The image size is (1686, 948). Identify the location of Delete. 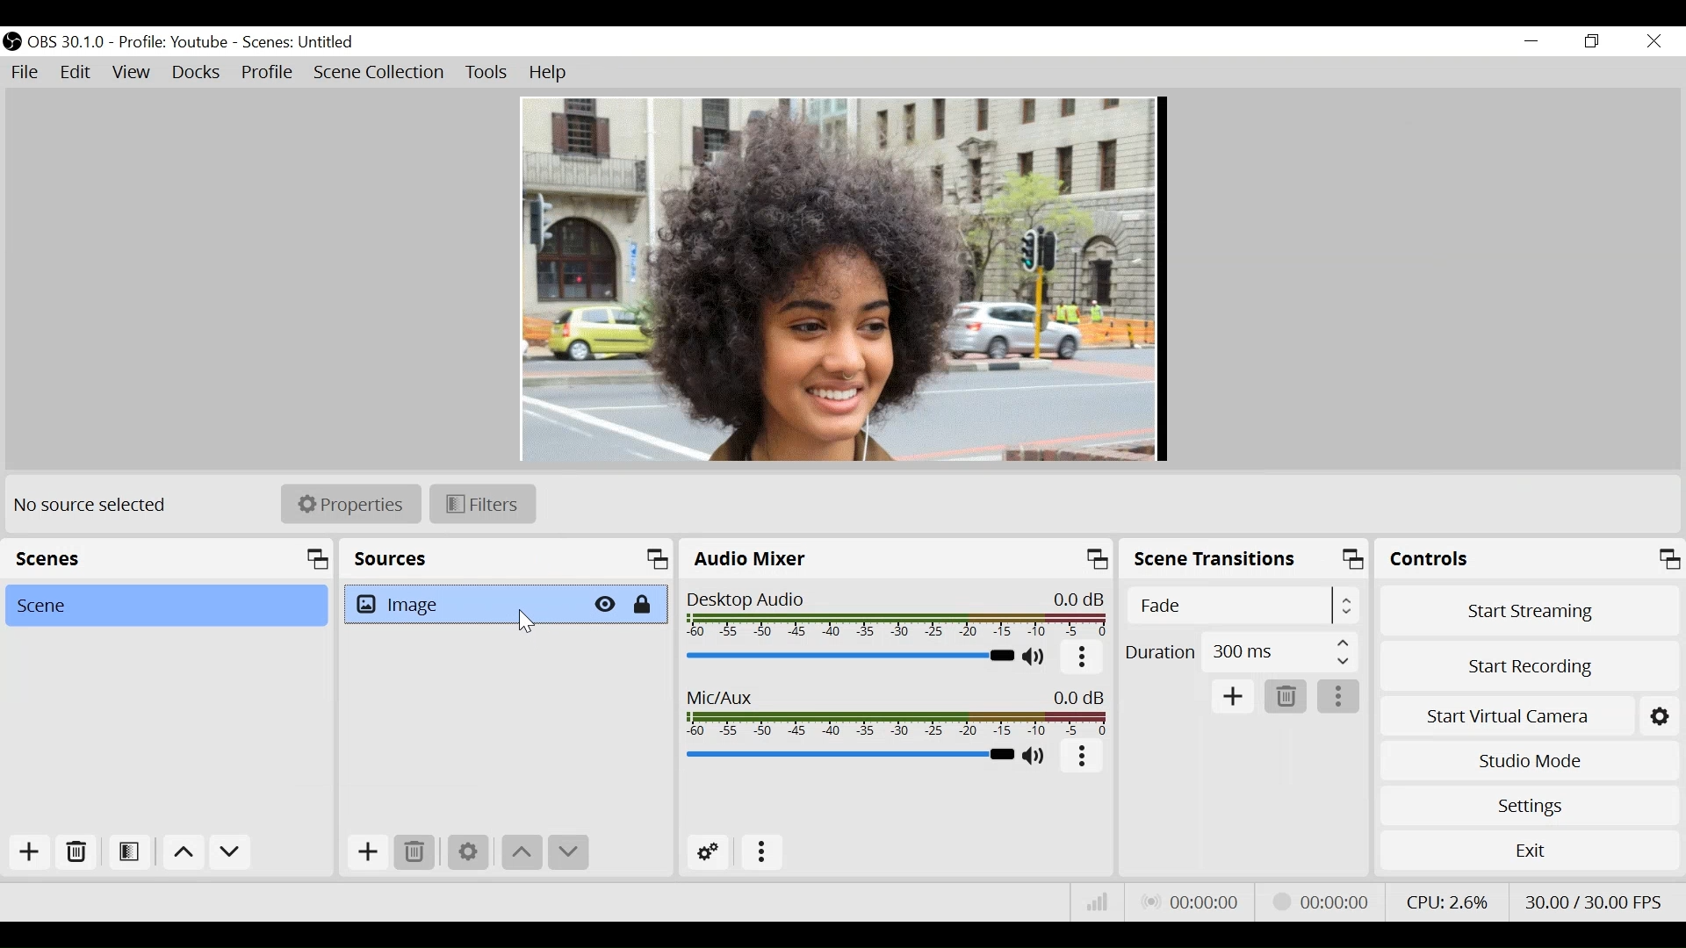
(79, 854).